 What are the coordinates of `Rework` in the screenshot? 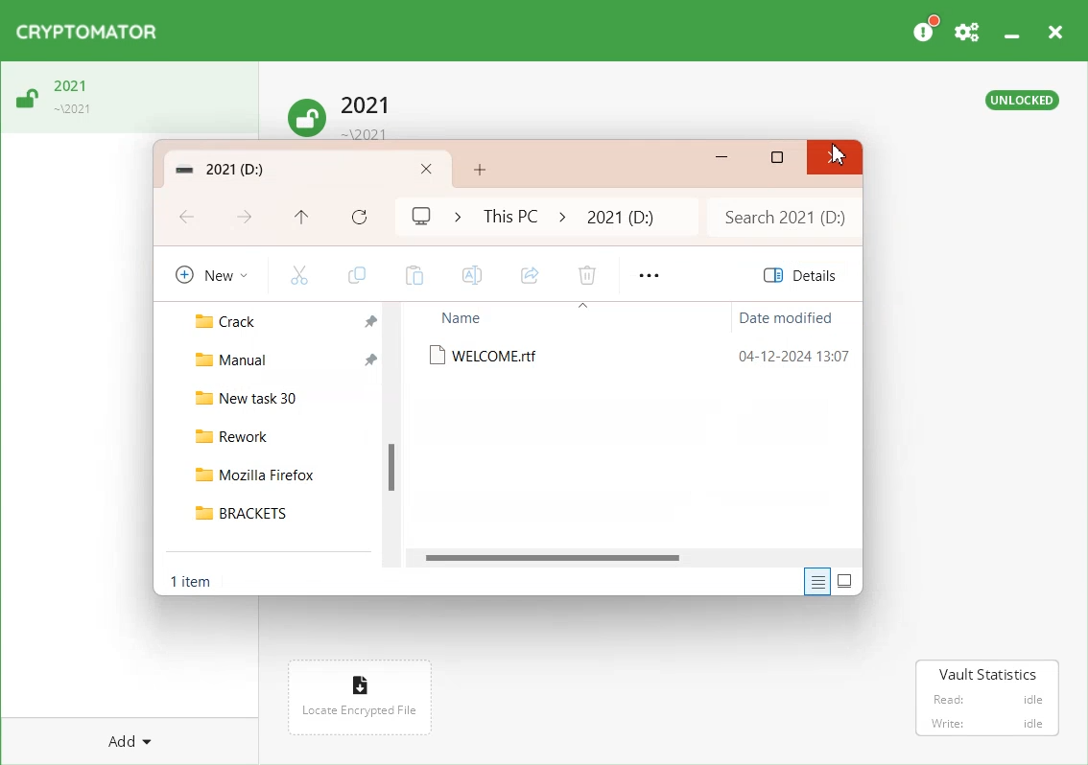 It's located at (272, 438).